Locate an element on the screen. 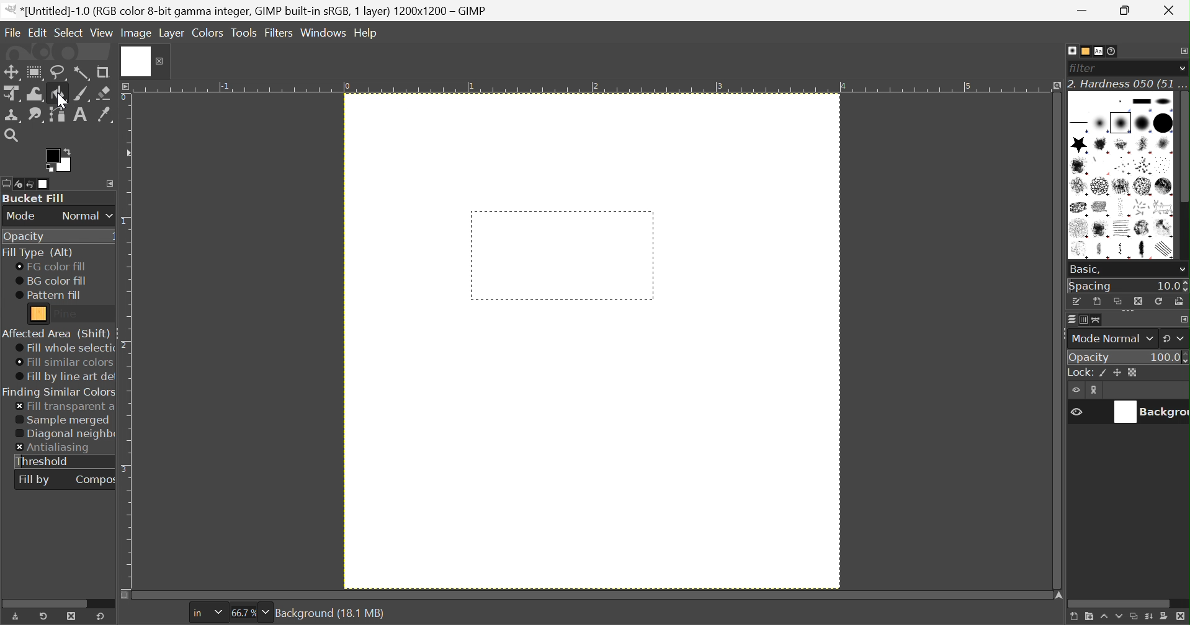 The width and height of the screenshot is (1190, 625). Charcoal is located at coordinates (1101, 208).